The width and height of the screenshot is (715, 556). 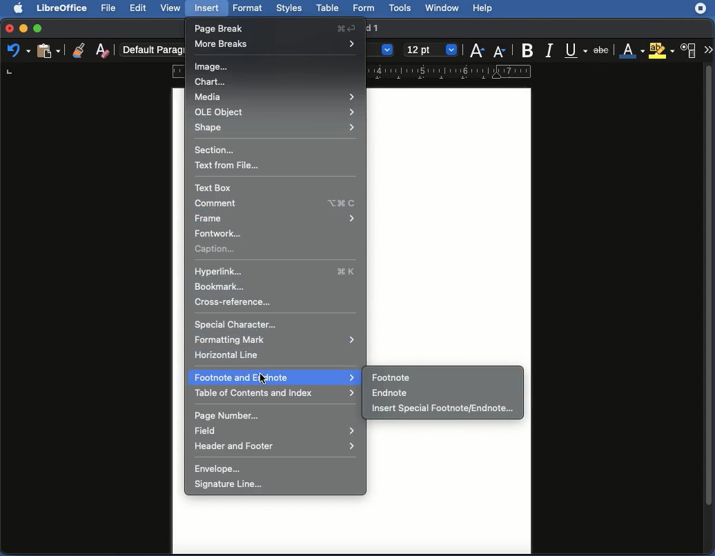 I want to click on styles, so click(x=288, y=9).